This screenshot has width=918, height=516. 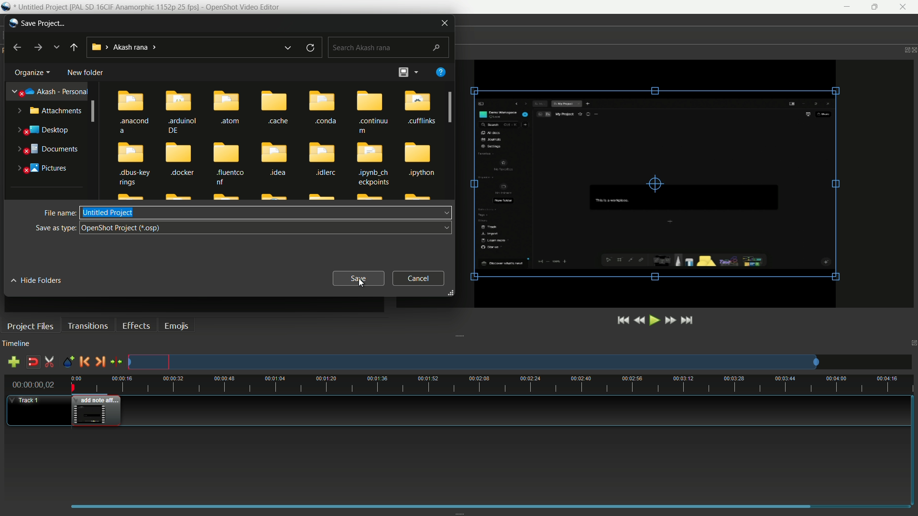 I want to click on .dbus-key
rings, so click(x=133, y=164).